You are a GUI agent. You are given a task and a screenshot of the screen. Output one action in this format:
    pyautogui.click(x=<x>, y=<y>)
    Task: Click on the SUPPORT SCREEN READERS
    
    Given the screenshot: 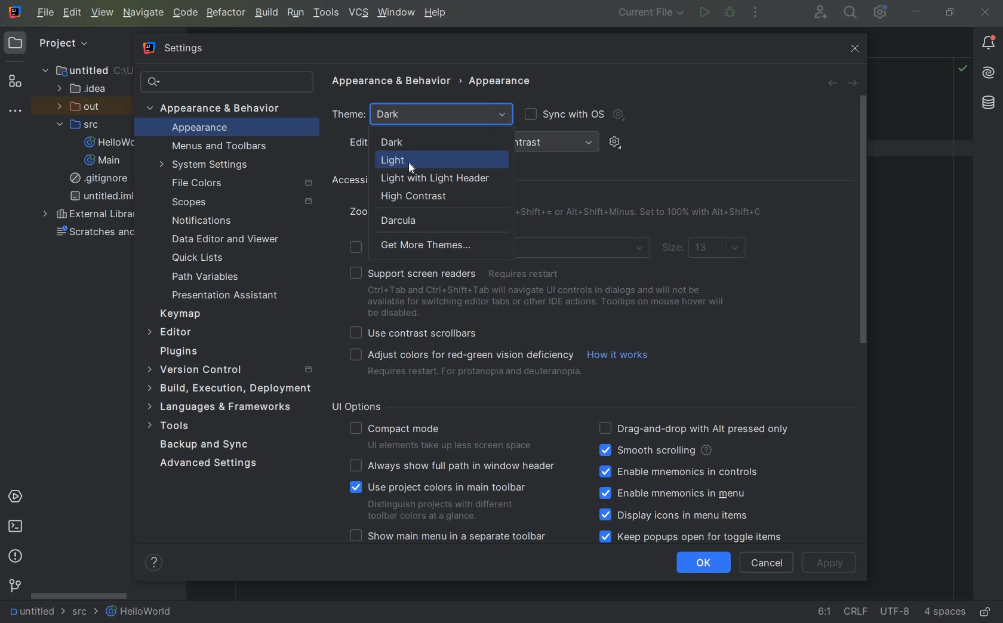 What is the action you would take?
    pyautogui.click(x=459, y=273)
    